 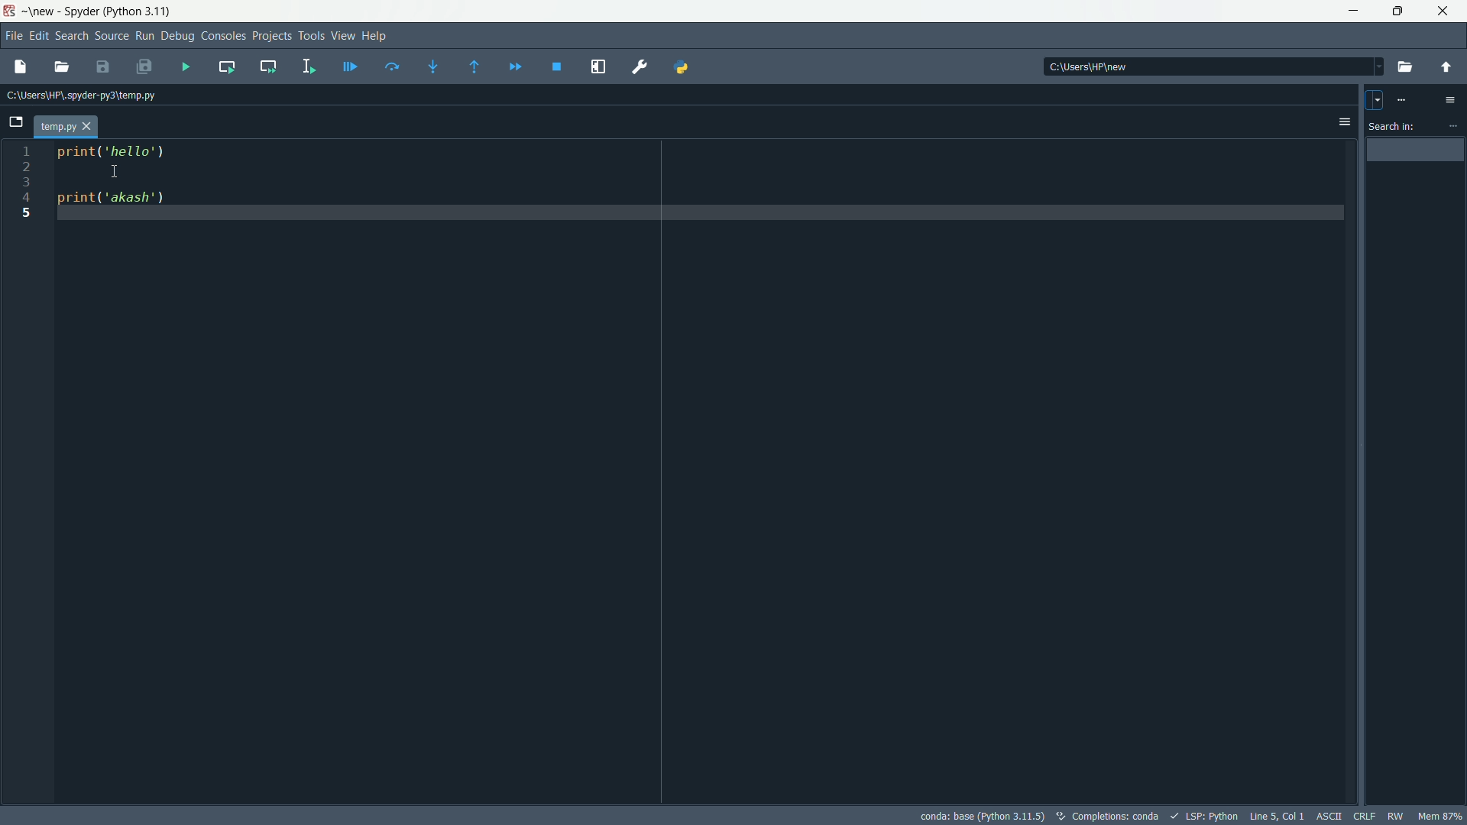 I want to click on interpreter, so click(x=980, y=816).